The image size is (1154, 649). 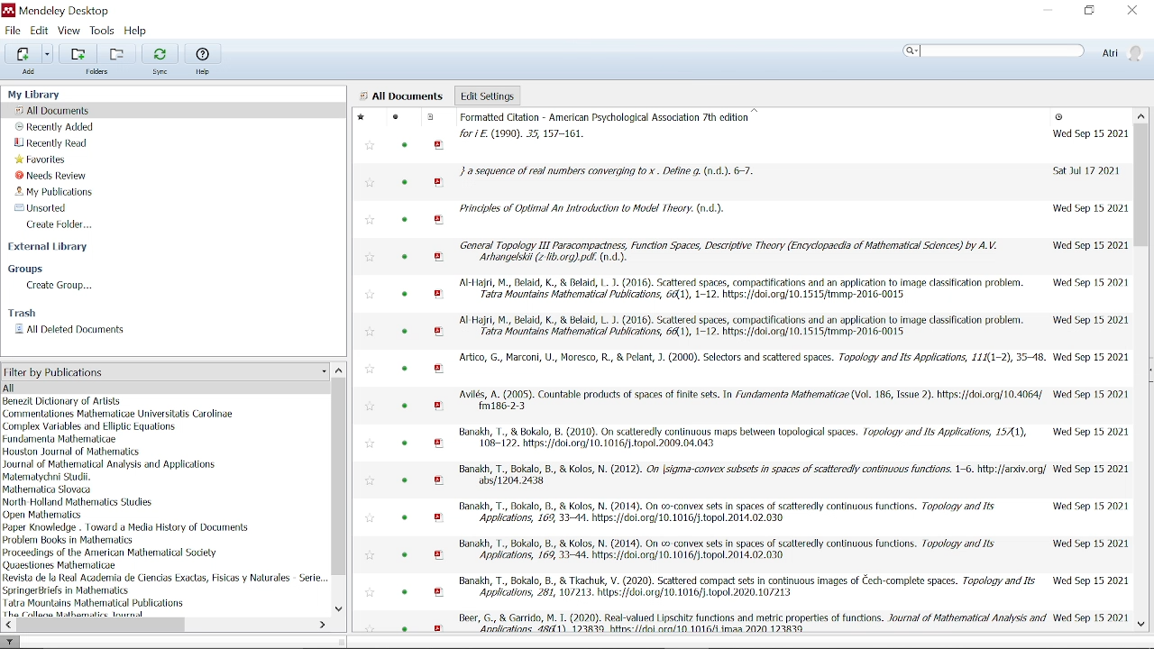 What do you see at coordinates (744, 328) in the screenshot?
I see `citation` at bounding box center [744, 328].